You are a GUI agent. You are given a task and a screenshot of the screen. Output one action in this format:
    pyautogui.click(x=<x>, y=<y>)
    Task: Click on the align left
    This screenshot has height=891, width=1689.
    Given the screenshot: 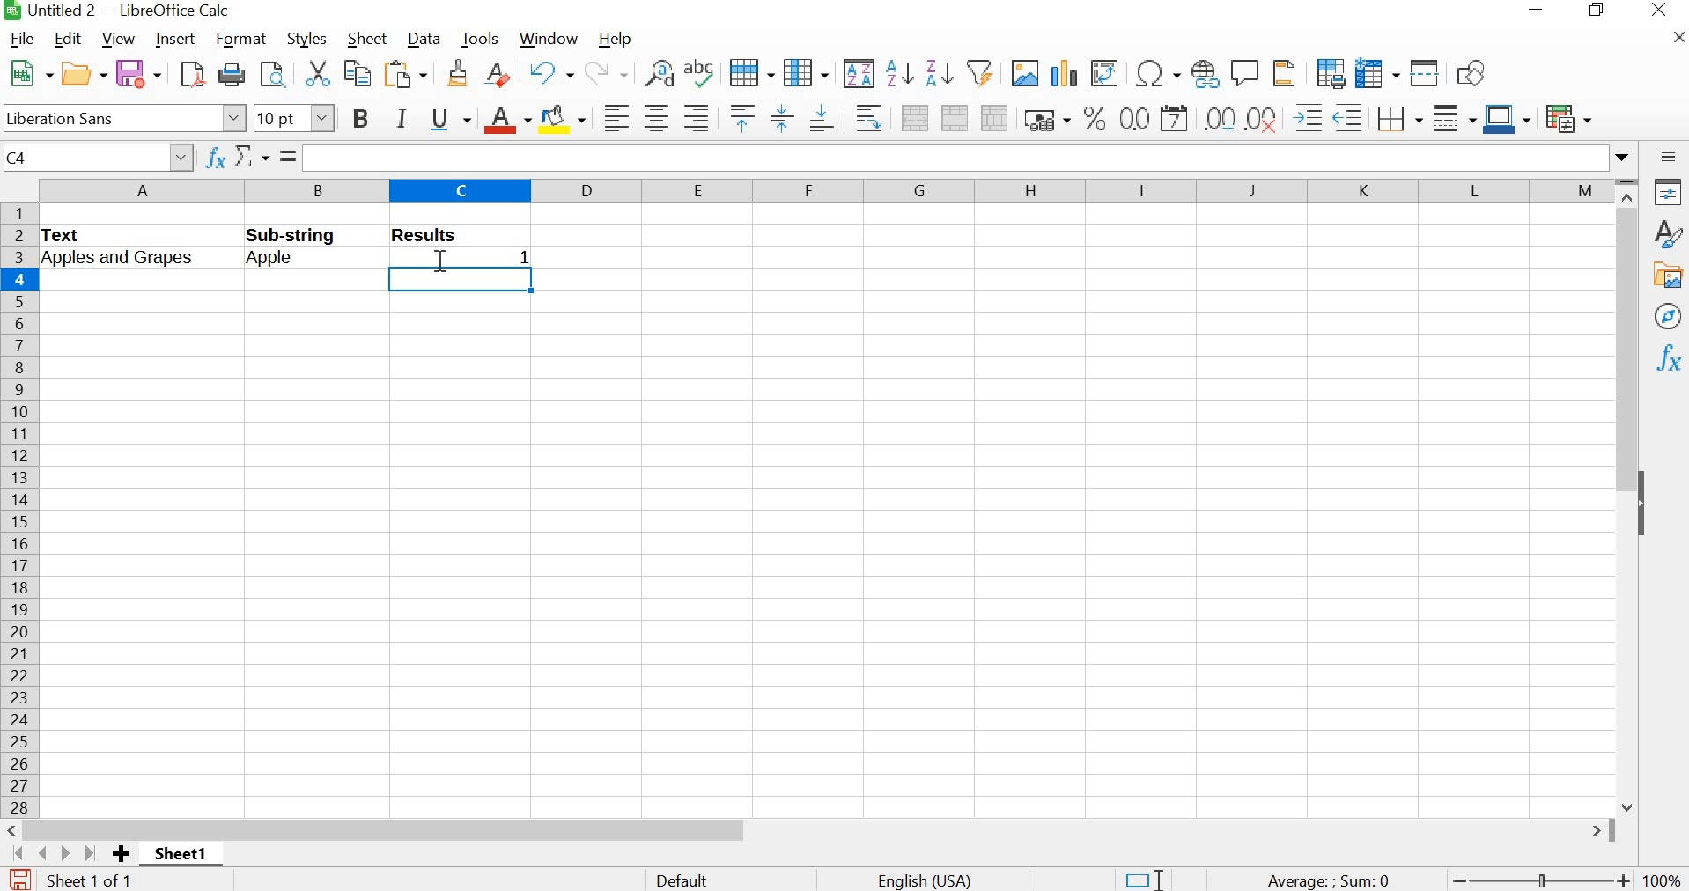 What is the action you would take?
    pyautogui.click(x=613, y=116)
    